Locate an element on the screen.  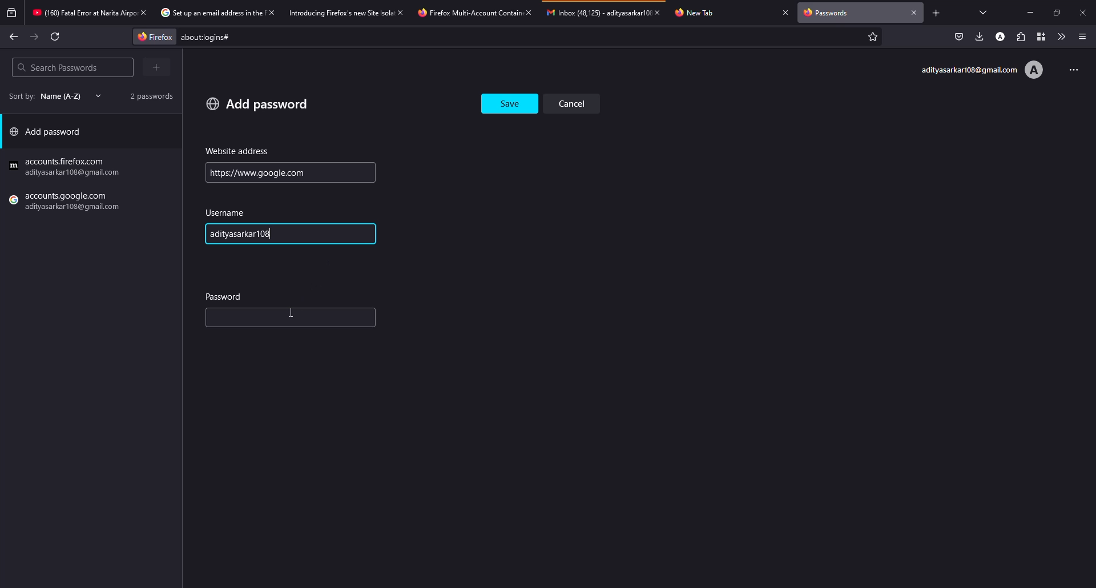
tab is located at coordinates (597, 12).